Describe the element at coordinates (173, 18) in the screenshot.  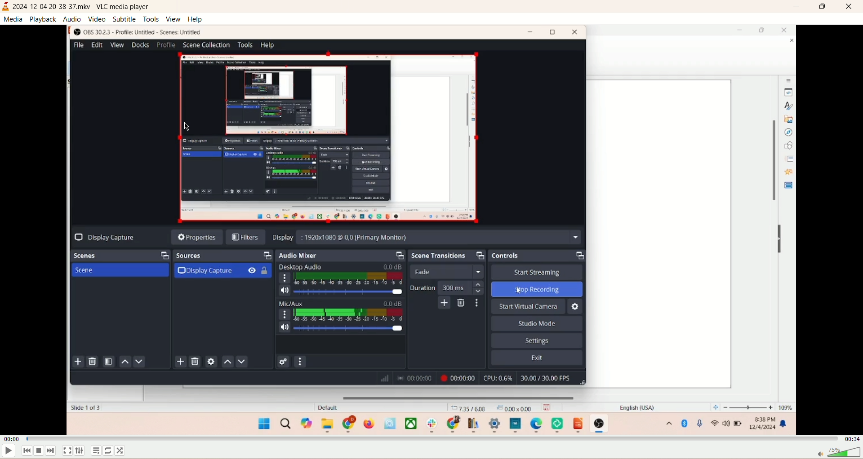
I see `view` at that location.